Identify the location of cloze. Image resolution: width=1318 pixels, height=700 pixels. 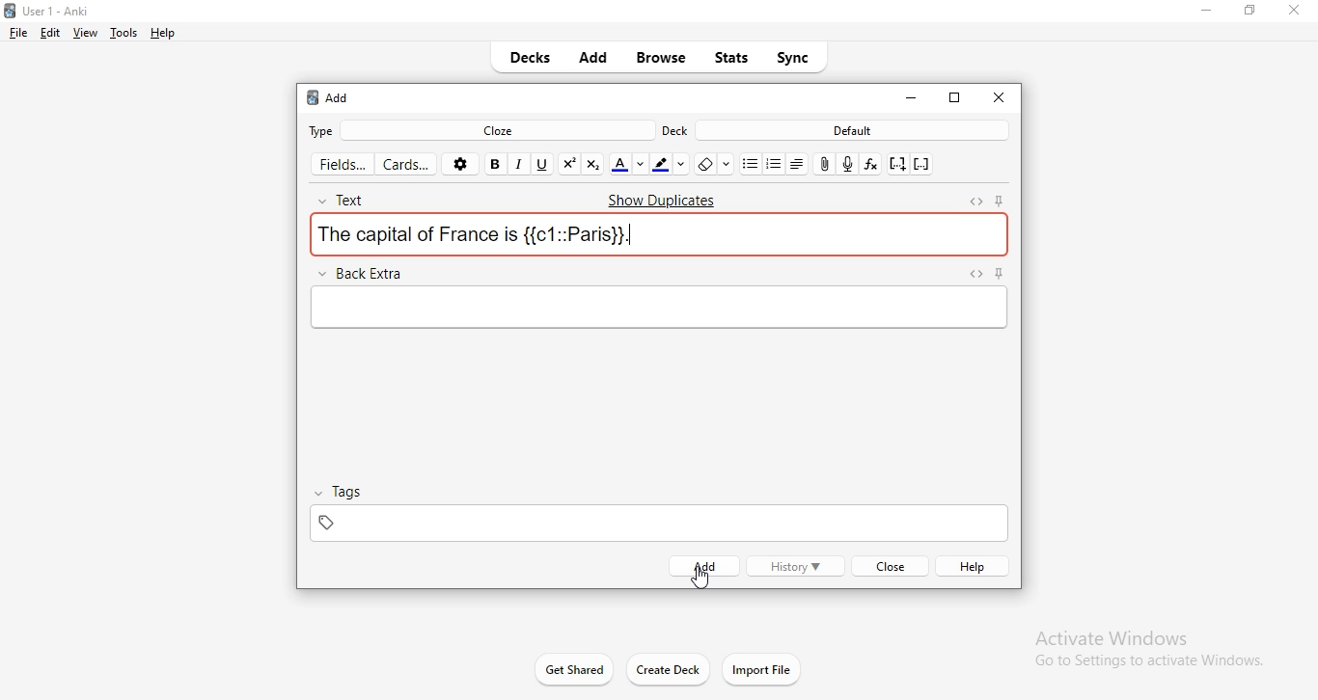
(503, 129).